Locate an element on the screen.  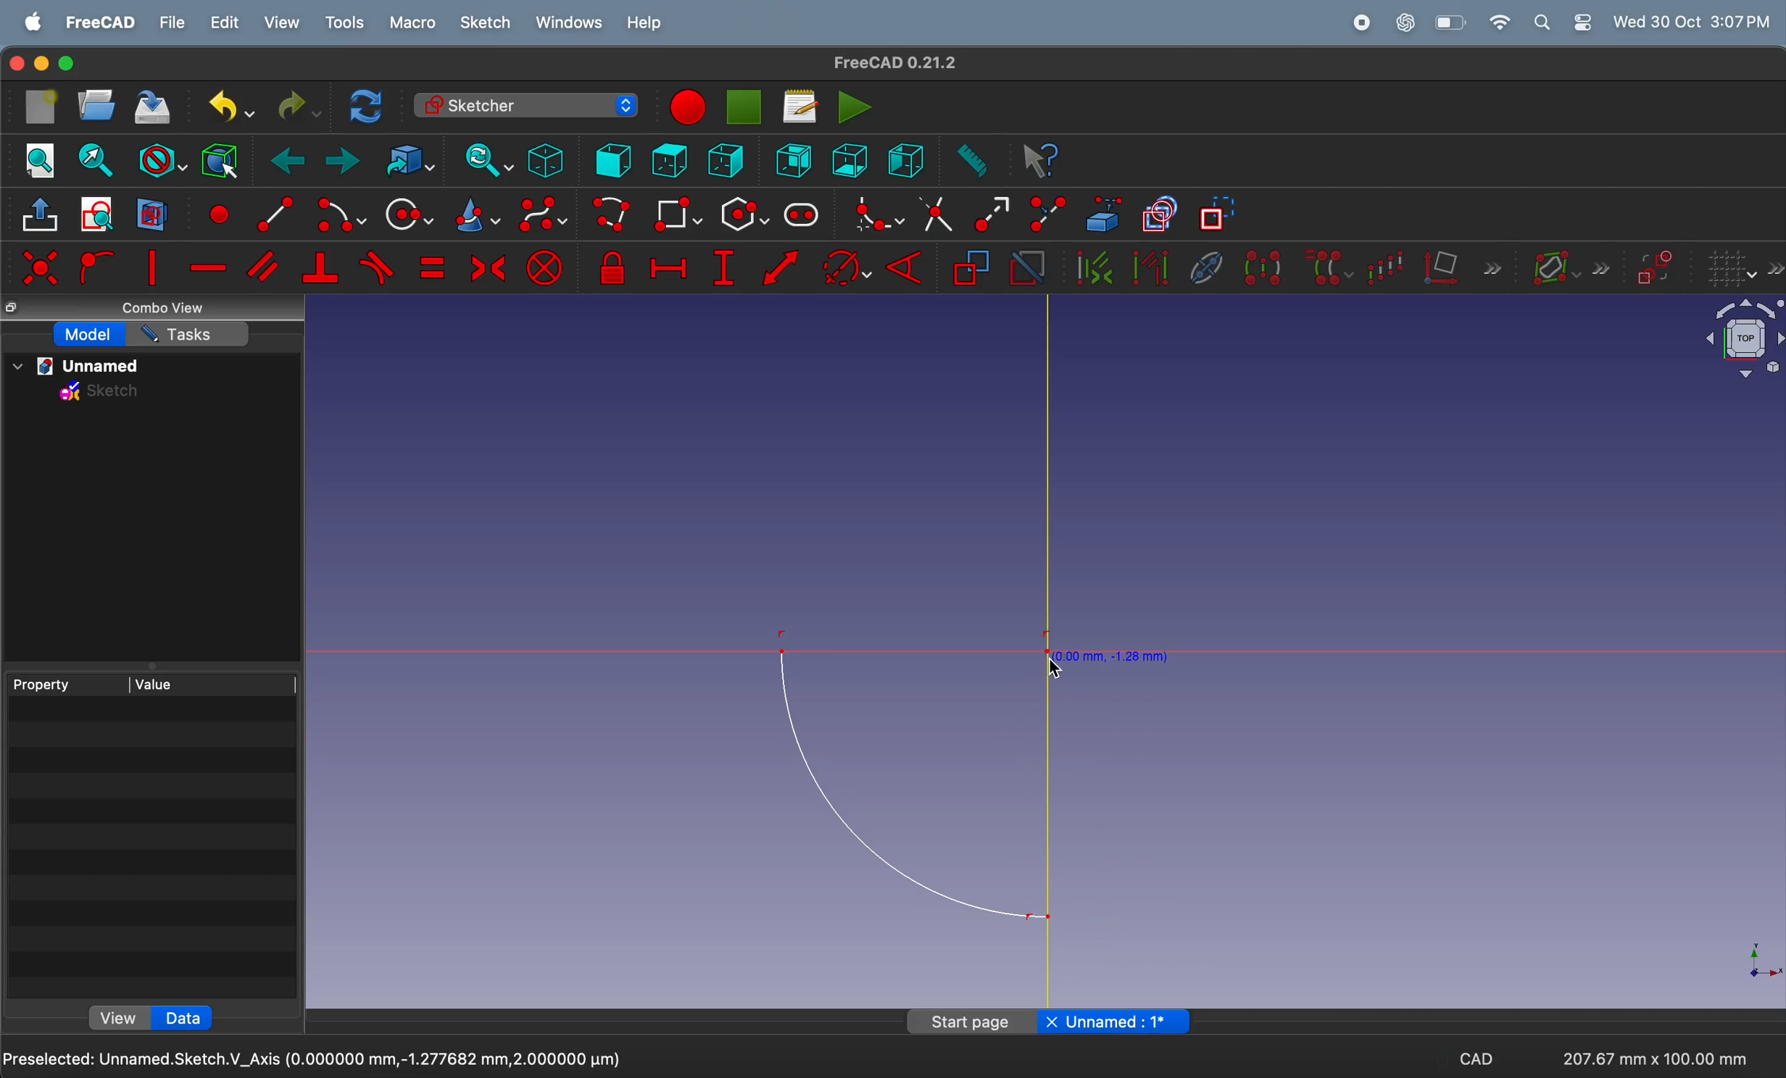
file is located at coordinates (173, 23).